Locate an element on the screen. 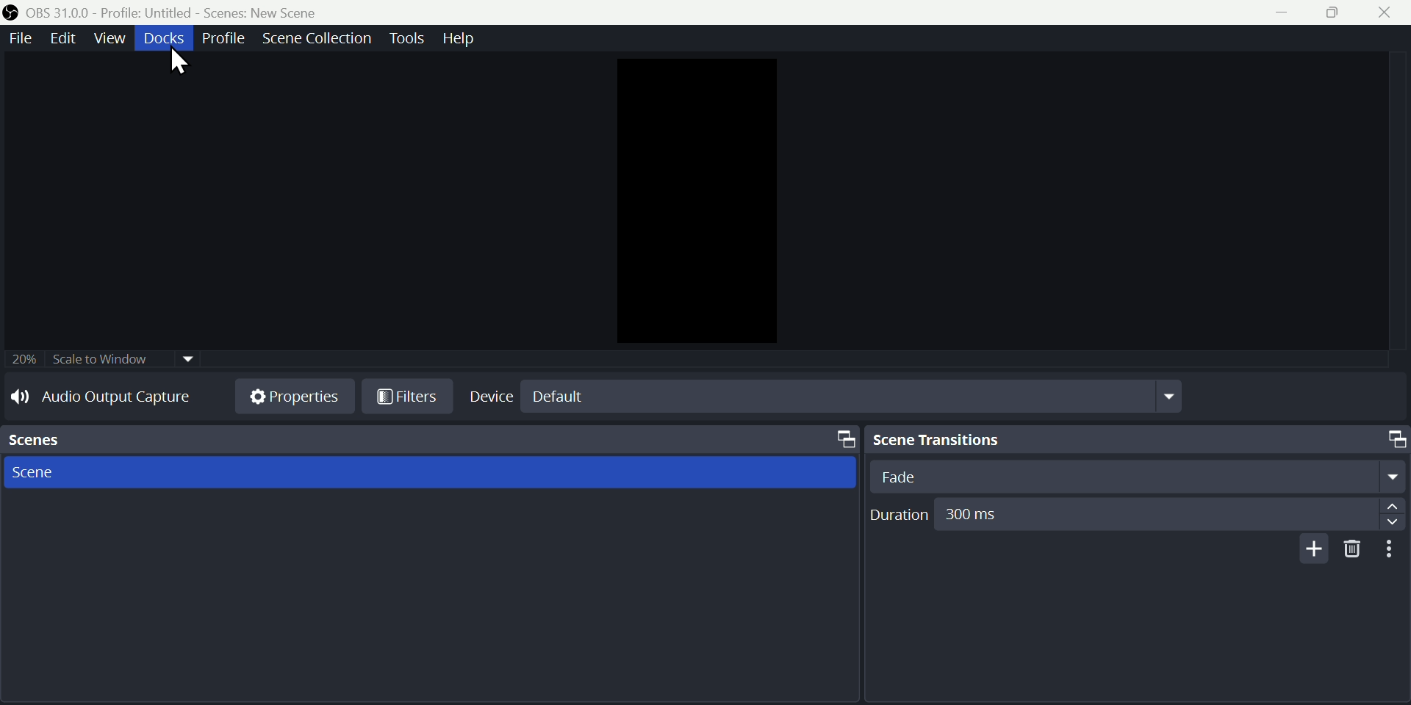 The height and width of the screenshot is (705, 1411). cursor is located at coordinates (181, 65).